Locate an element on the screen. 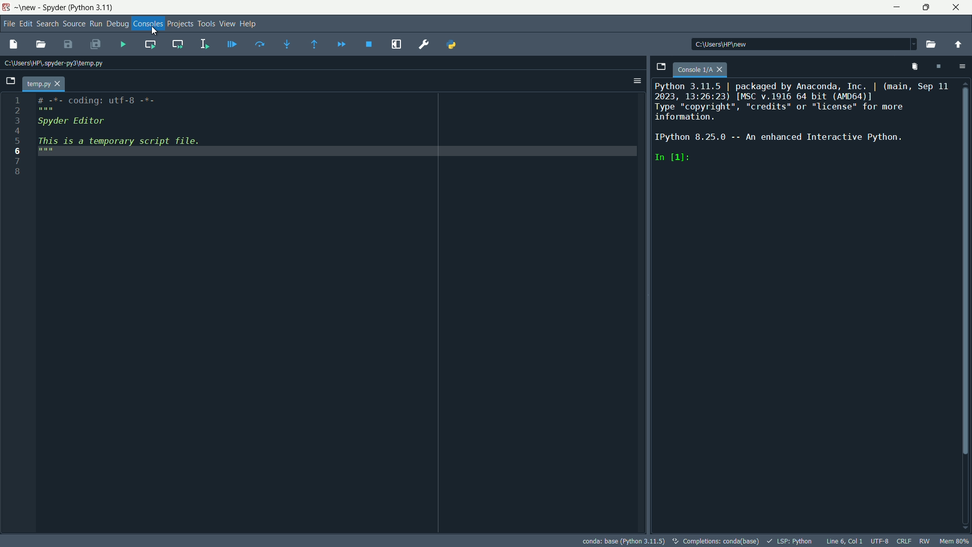 The image size is (972, 547). #.*. coding: utf.8 .*. ### Spyder Editor This is a temporary script file.### is located at coordinates (337, 134).